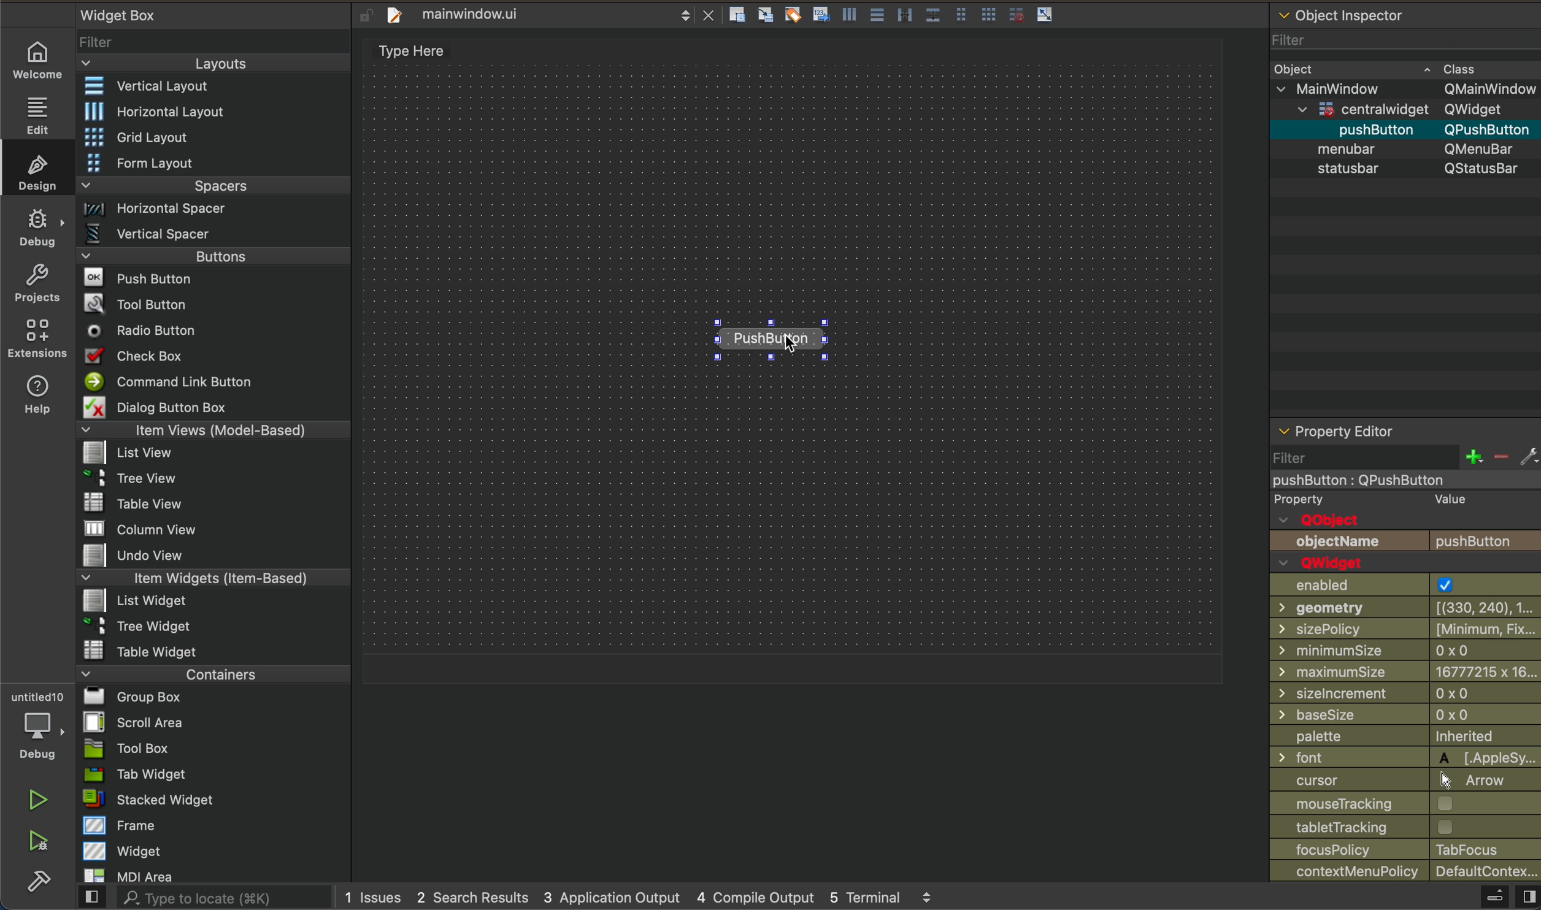 The height and width of the screenshot is (910, 1541). I want to click on size, so click(1406, 693).